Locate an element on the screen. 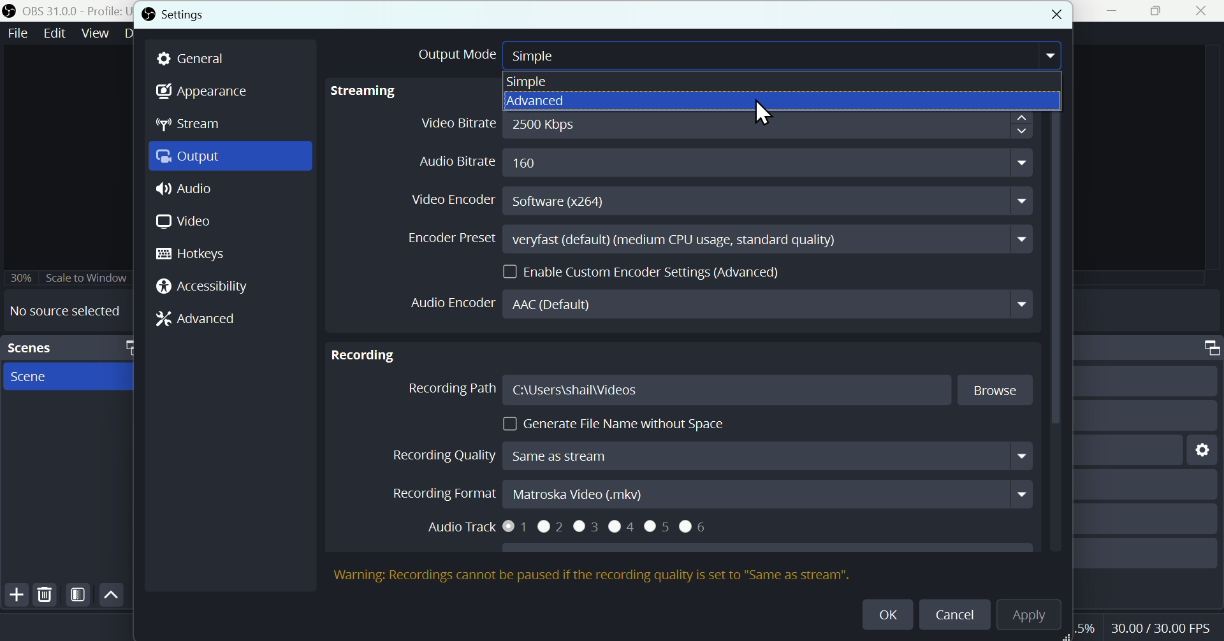 The image size is (1224, 641). Enable custom encoder setting advanced is located at coordinates (645, 271).